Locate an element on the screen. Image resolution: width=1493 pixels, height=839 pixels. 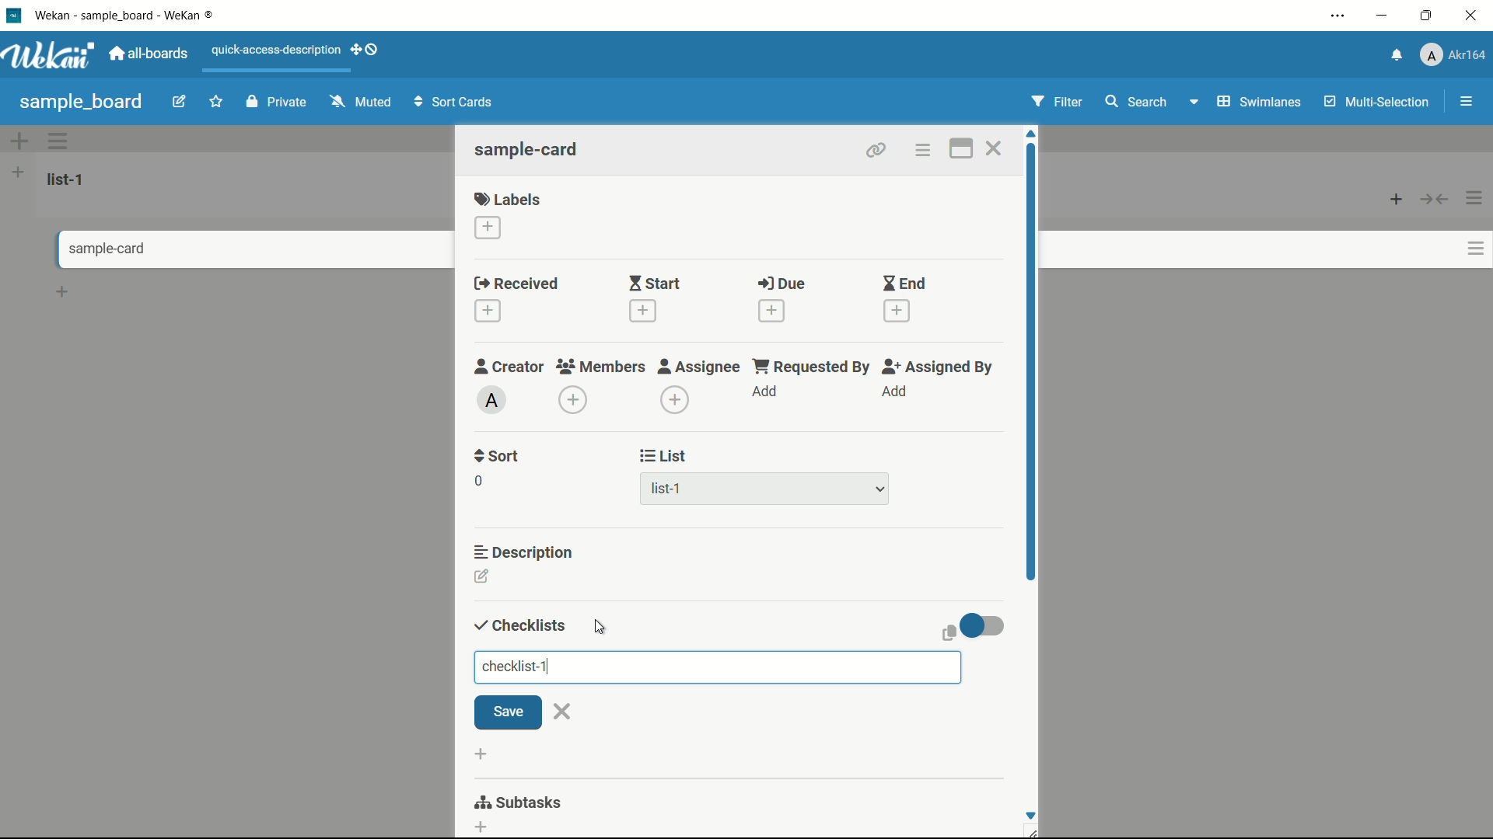
subtasks is located at coordinates (517, 802).